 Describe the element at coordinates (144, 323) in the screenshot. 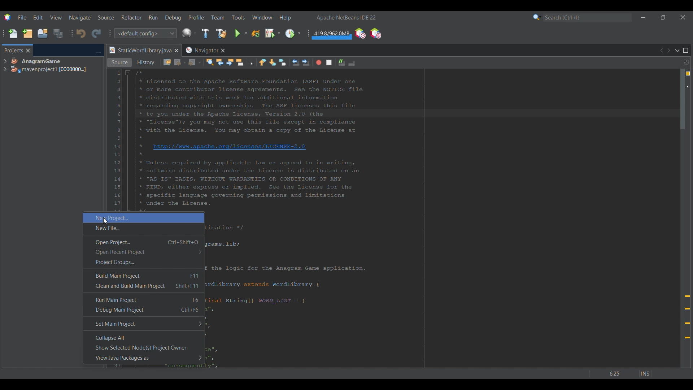

I see `Set main project options` at that location.